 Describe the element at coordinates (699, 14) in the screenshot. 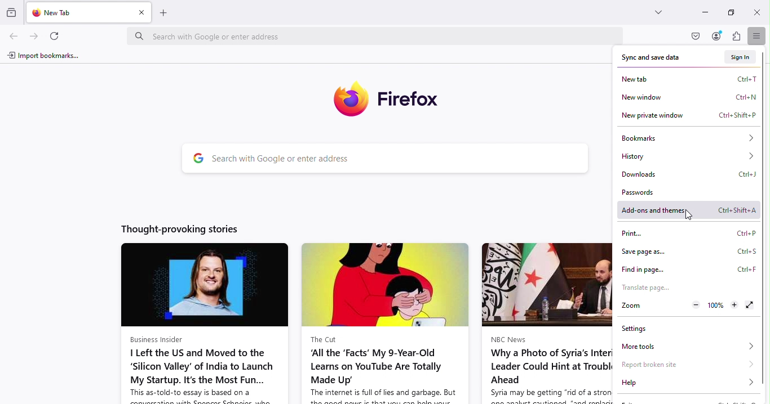

I see `Minimize` at that location.